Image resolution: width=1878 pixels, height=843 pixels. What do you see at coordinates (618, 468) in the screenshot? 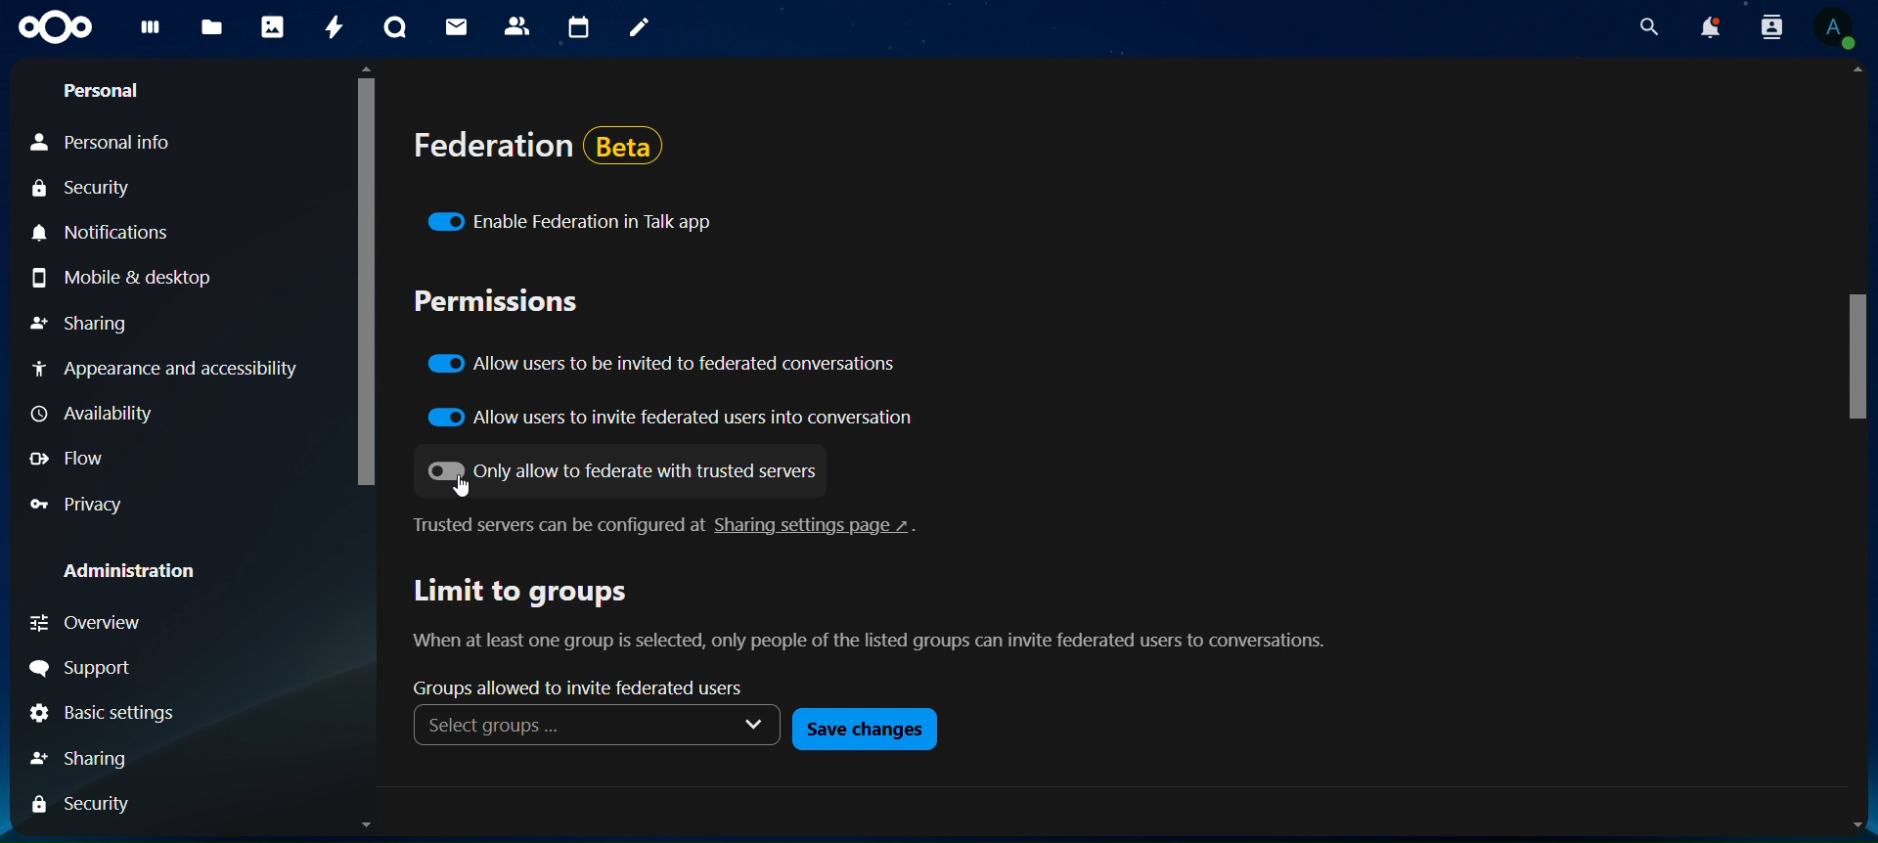
I see `only allow to federate with trusted servers` at bounding box center [618, 468].